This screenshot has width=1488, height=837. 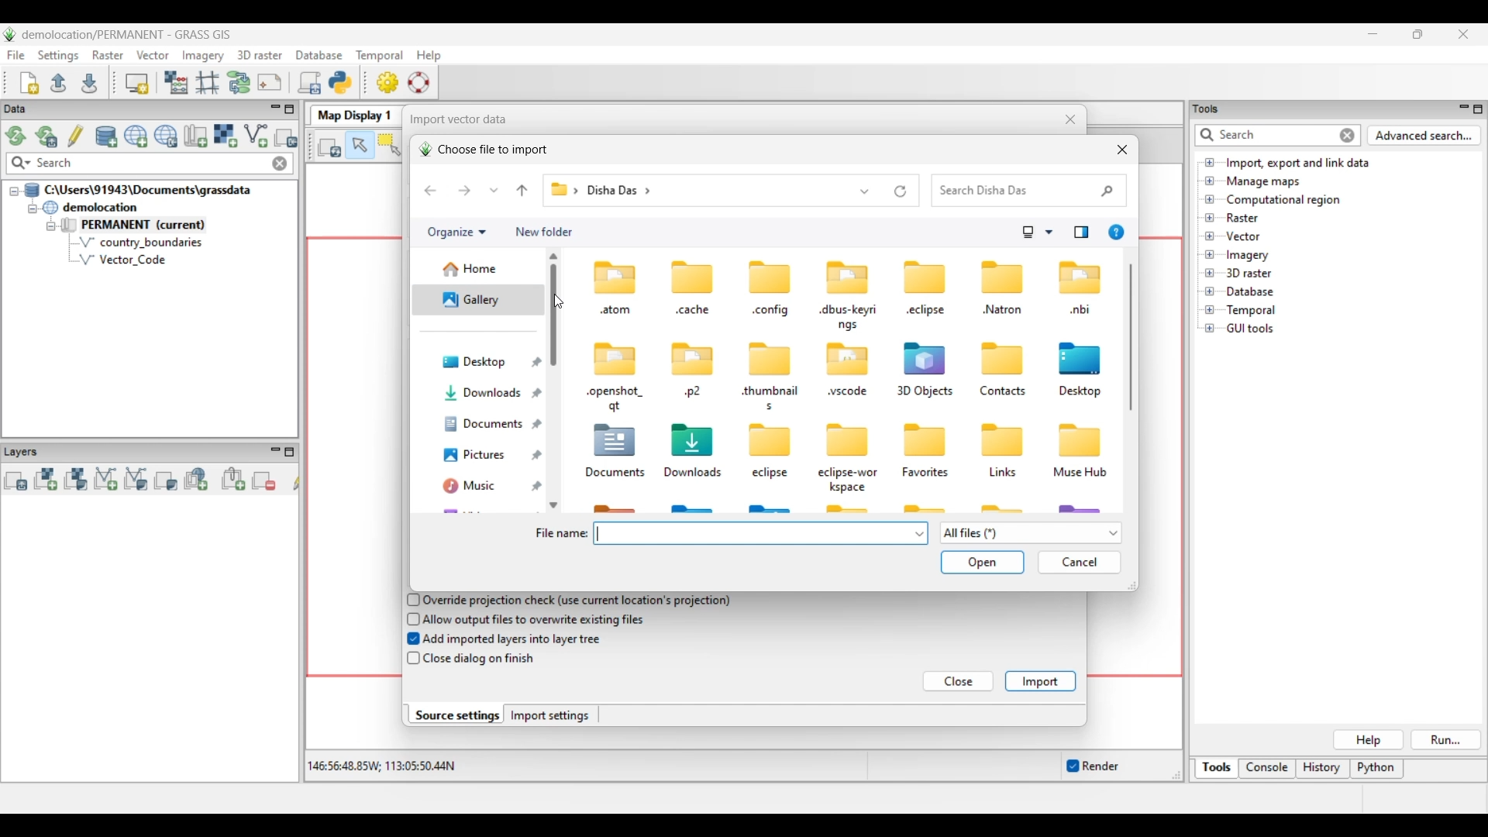 What do you see at coordinates (1283, 200) in the screenshot?
I see `Double click to see files under Computational region` at bounding box center [1283, 200].